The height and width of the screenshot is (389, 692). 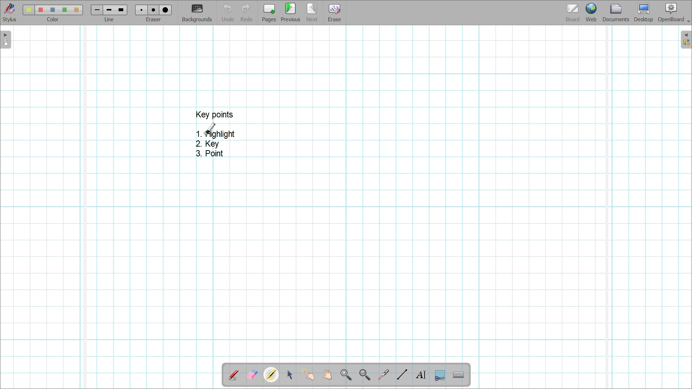 I want to click on color3, so click(x=53, y=10).